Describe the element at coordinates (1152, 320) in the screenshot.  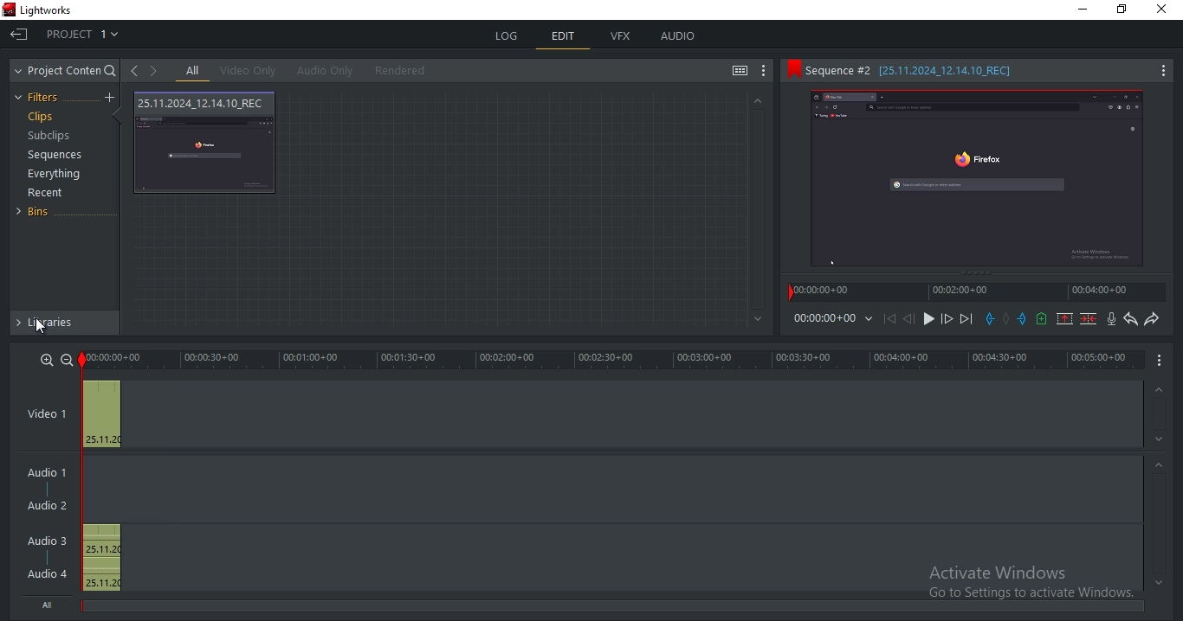
I see `redo` at that location.